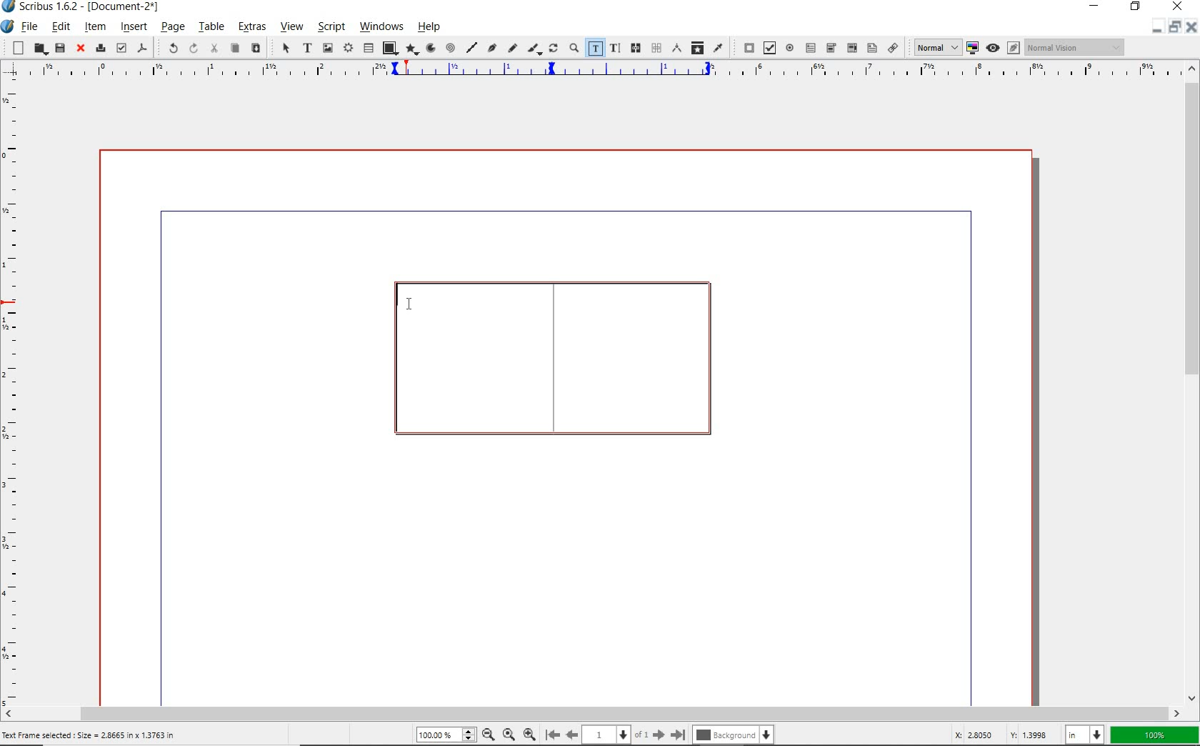 The width and height of the screenshot is (1200, 746). What do you see at coordinates (1083, 734) in the screenshot?
I see `select unit` at bounding box center [1083, 734].